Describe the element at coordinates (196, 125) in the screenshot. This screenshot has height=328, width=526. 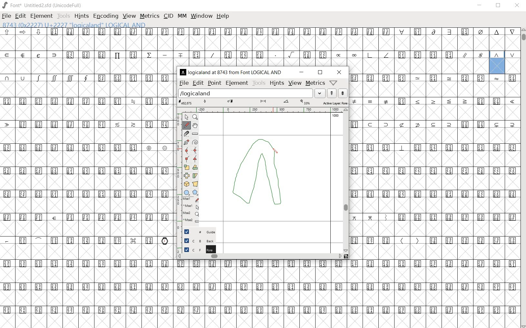
I see `scroll by hand` at that location.